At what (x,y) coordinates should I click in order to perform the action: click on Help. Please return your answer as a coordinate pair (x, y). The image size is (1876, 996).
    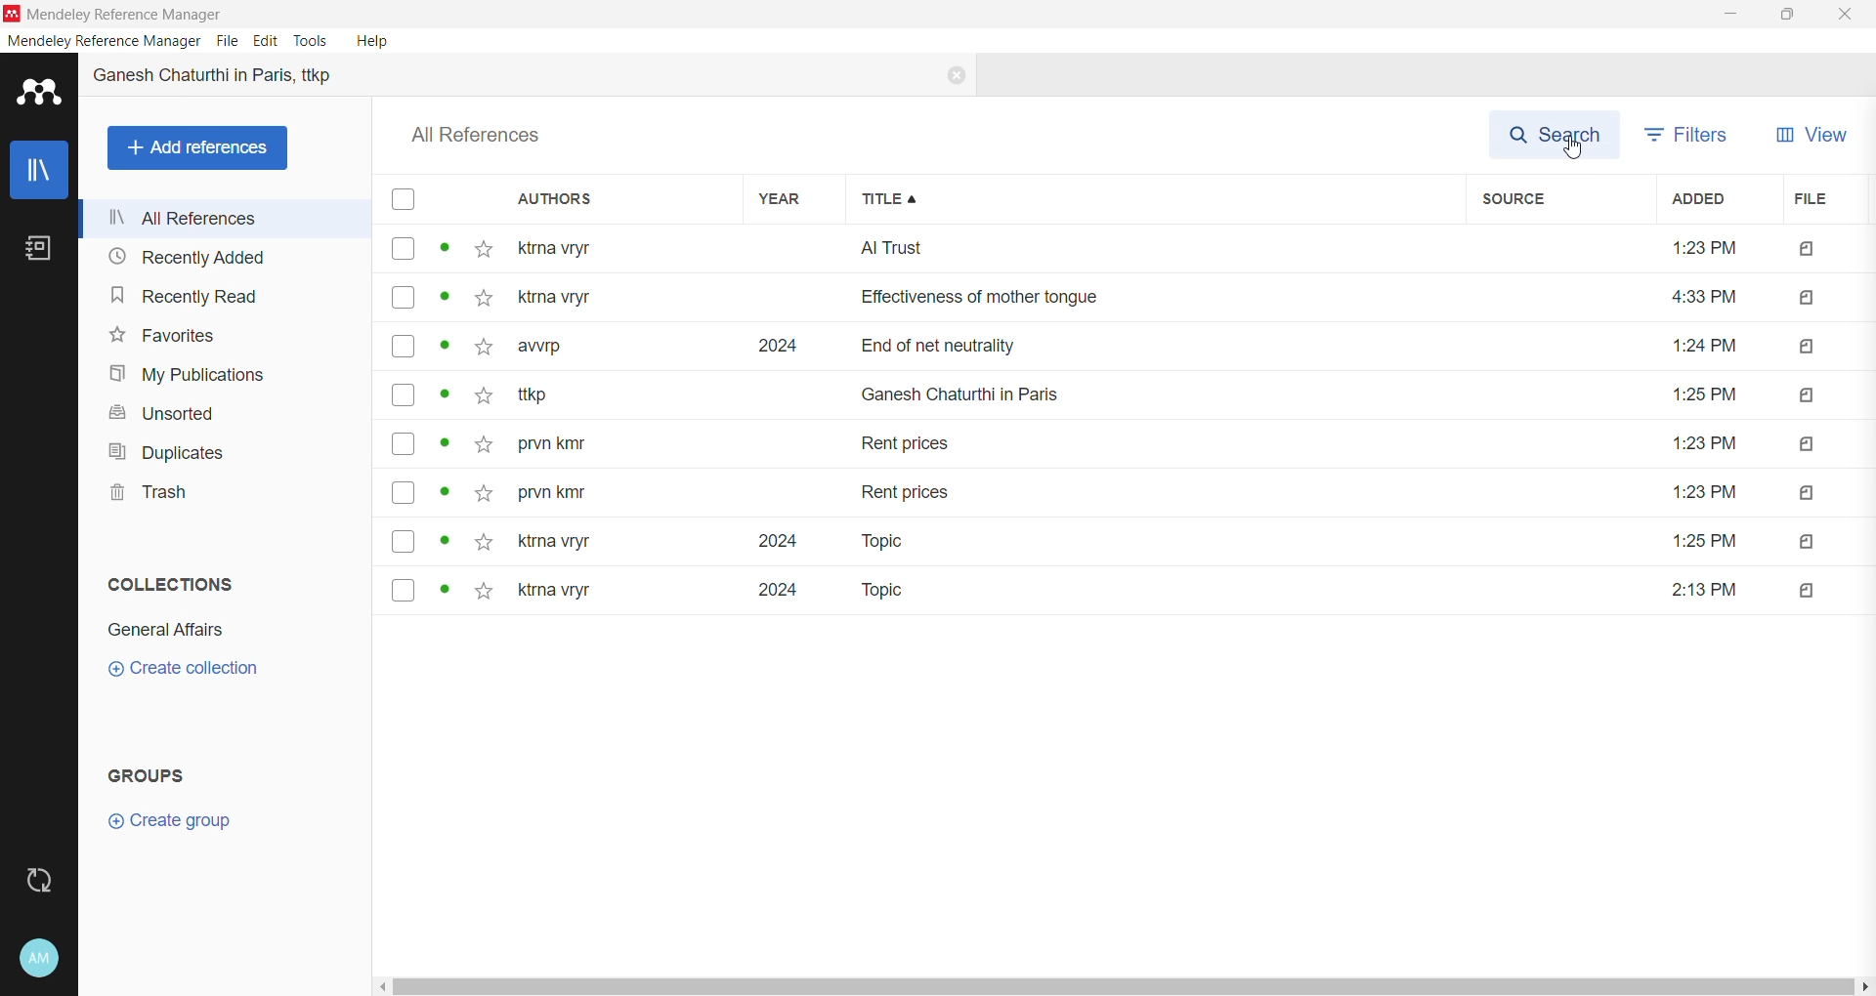
    Looking at the image, I should click on (371, 41).